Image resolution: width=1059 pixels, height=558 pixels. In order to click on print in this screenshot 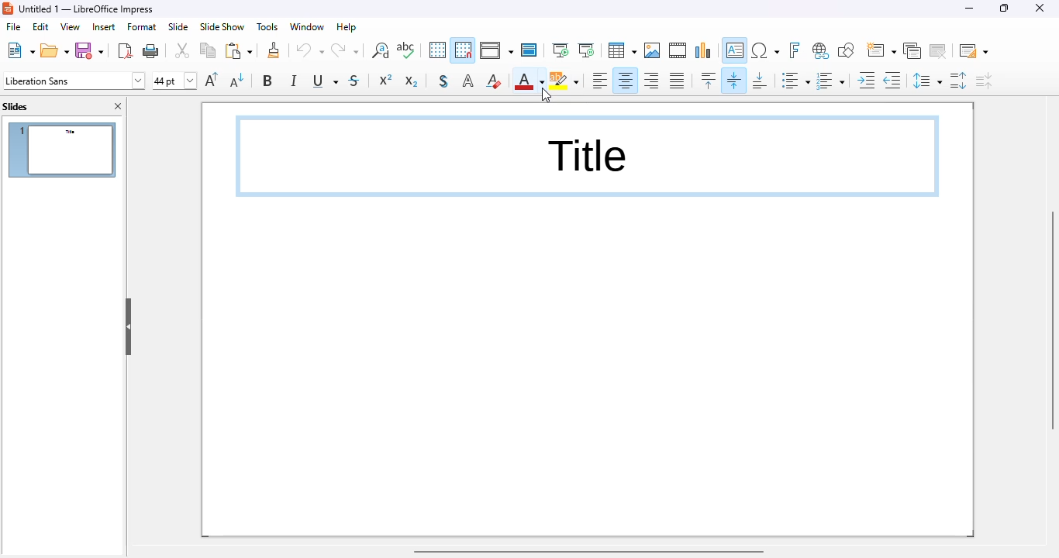, I will do `click(151, 50)`.